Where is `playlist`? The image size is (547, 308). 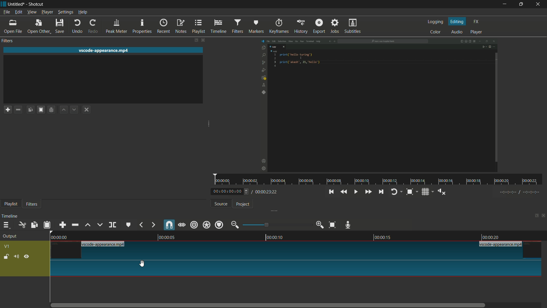 playlist is located at coordinates (11, 204).